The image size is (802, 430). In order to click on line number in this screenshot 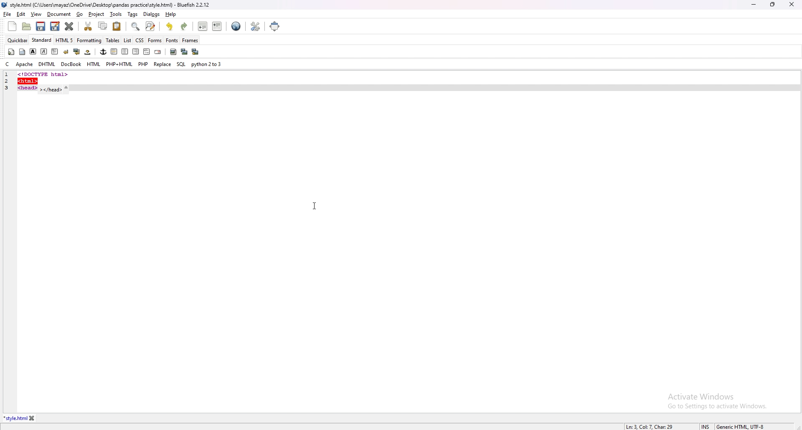, I will do `click(10, 81)`.